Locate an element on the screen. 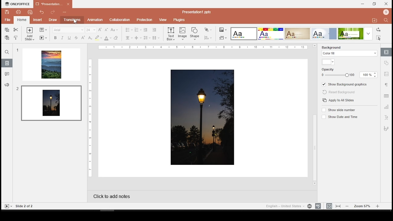 The image size is (393, 221). play is located at coordinates (8, 206).